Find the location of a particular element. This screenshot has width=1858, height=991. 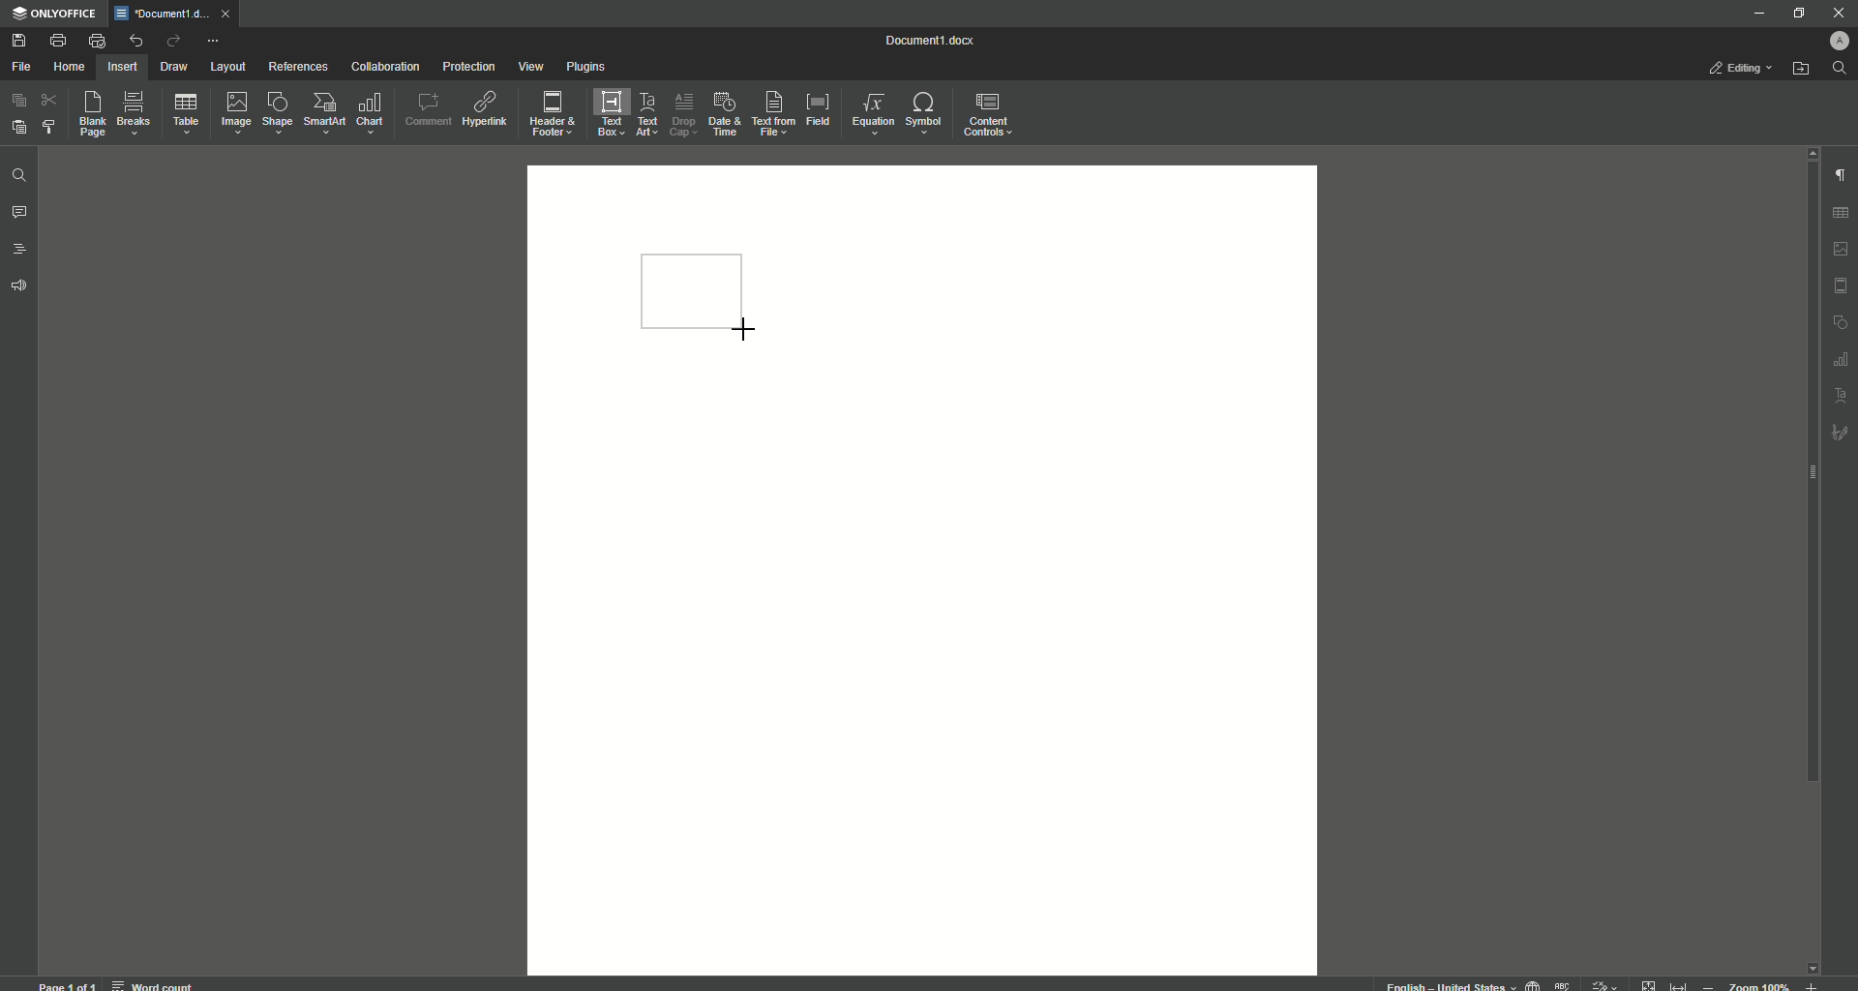

image is located at coordinates (1842, 249).